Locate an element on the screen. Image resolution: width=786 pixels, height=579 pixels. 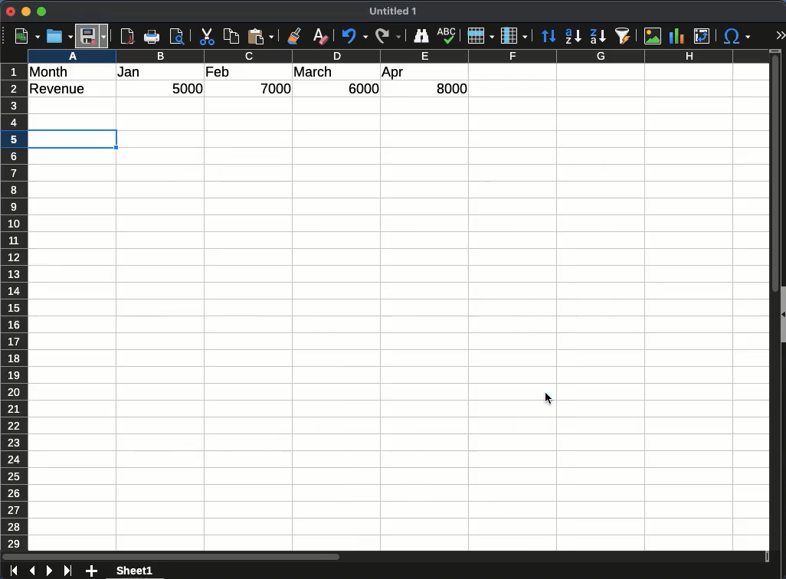
pdf reader is located at coordinates (127, 37).